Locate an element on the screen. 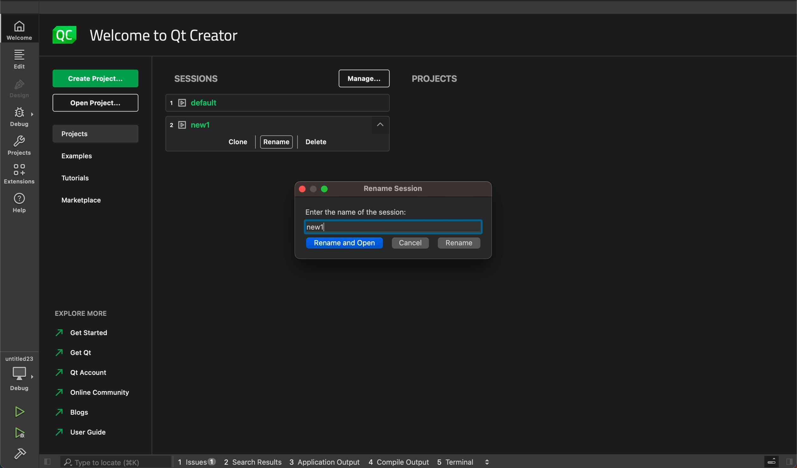 The width and height of the screenshot is (797, 468). logs is located at coordinates (333, 460).